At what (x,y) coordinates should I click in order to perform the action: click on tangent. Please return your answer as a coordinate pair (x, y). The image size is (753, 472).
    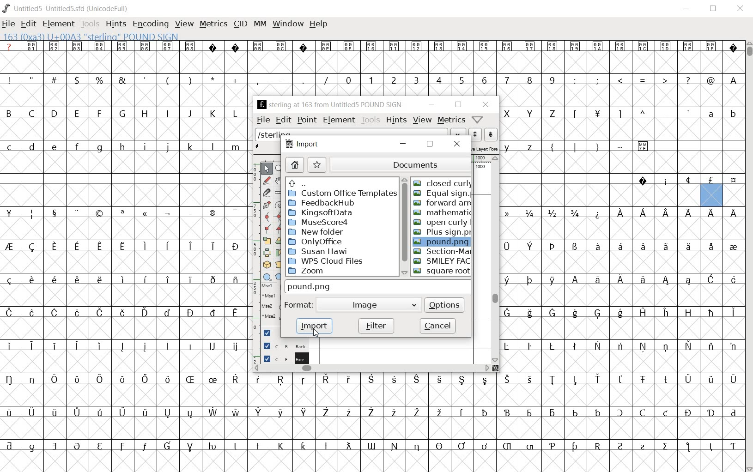
    Looking at the image, I should click on (280, 229).